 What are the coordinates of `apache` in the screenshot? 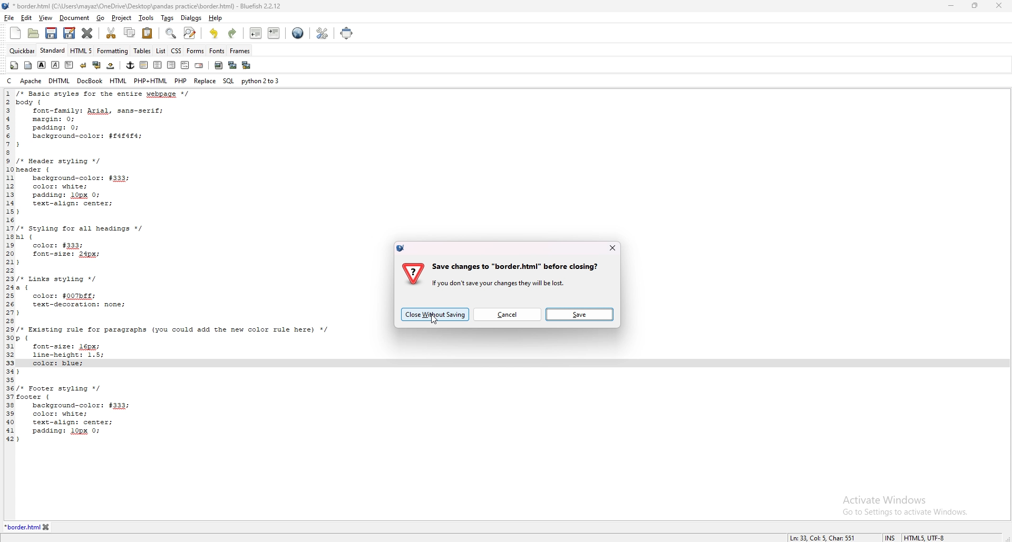 It's located at (31, 81).